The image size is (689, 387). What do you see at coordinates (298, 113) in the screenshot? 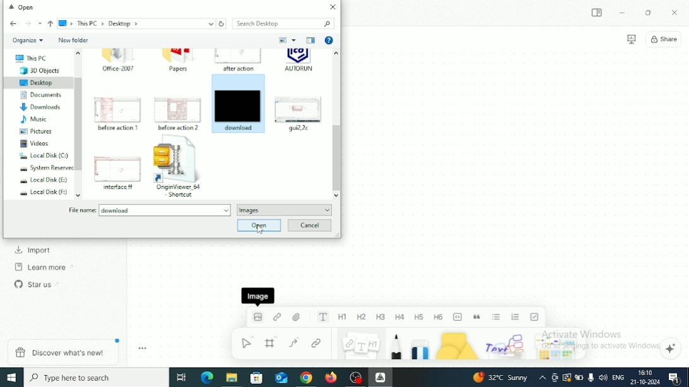
I see `gui2,2c` at bounding box center [298, 113].